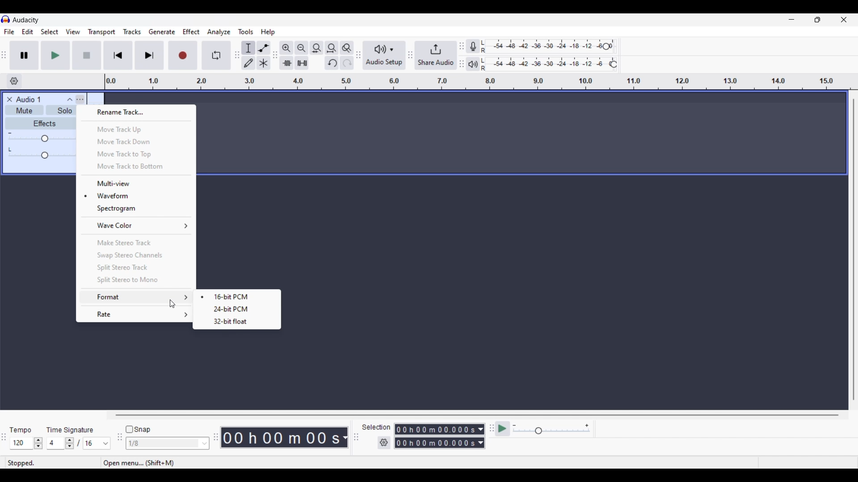 The height and width of the screenshot is (482, 858). What do you see at coordinates (249, 63) in the screenshot?
I see `Draw tool` at bounding box center [249, 63].